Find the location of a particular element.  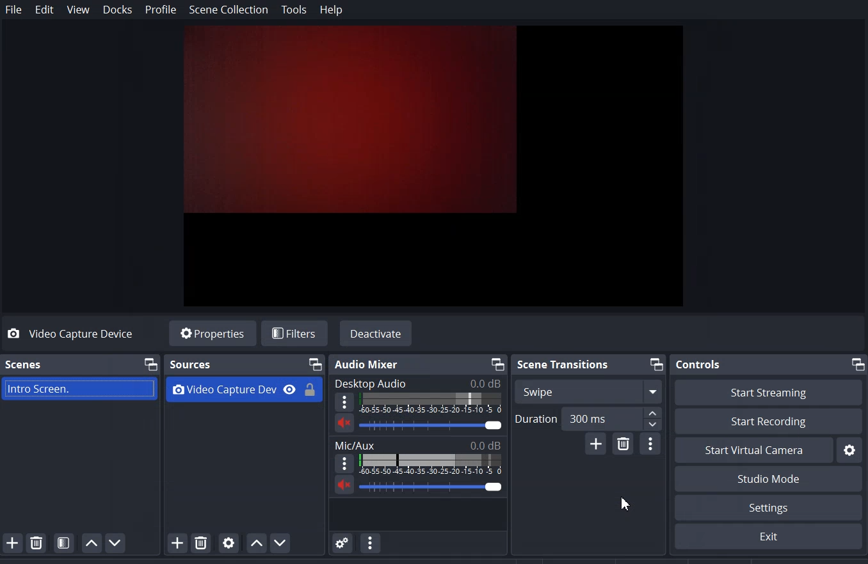

Settings is located at coordinates (849, 450).